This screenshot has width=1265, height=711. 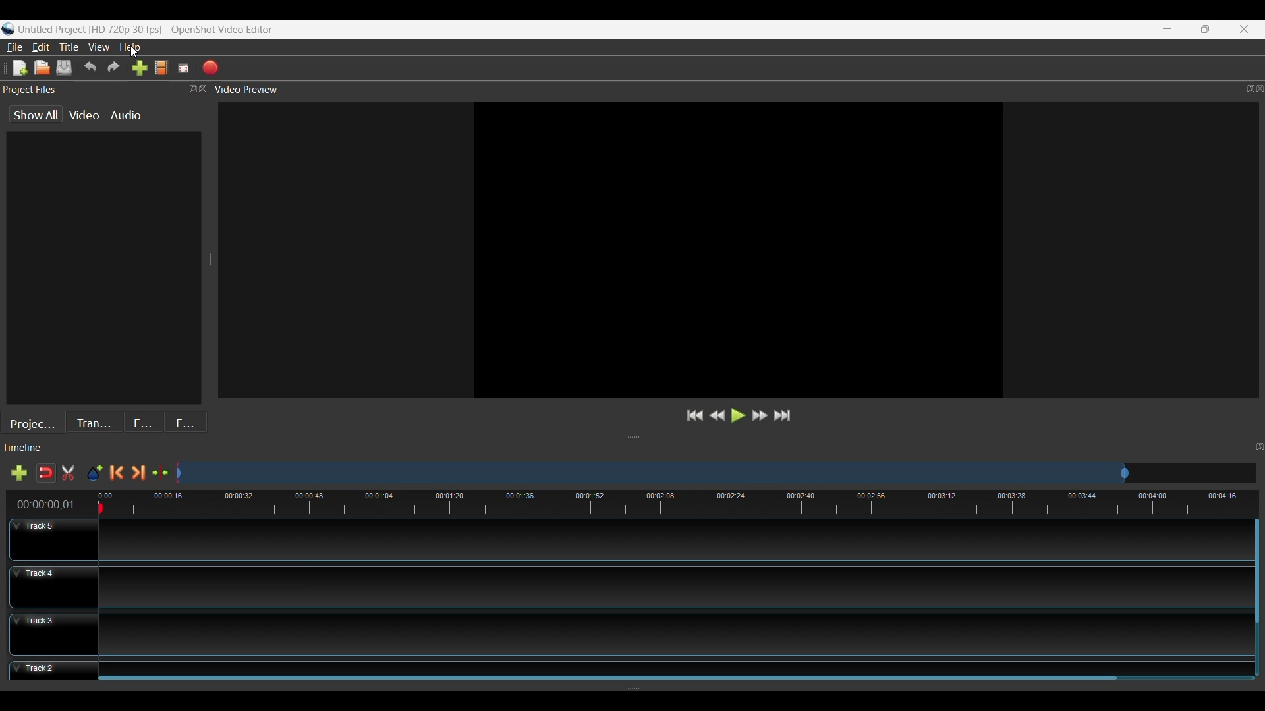 I want to click on Timeline Panel, so click(x=632, y=448).